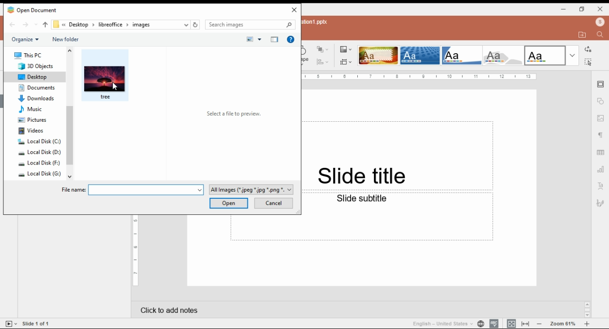  What do you see at coordinates (228, 203) in the screenshot?
I see `open` at bounding box center [228, 203].